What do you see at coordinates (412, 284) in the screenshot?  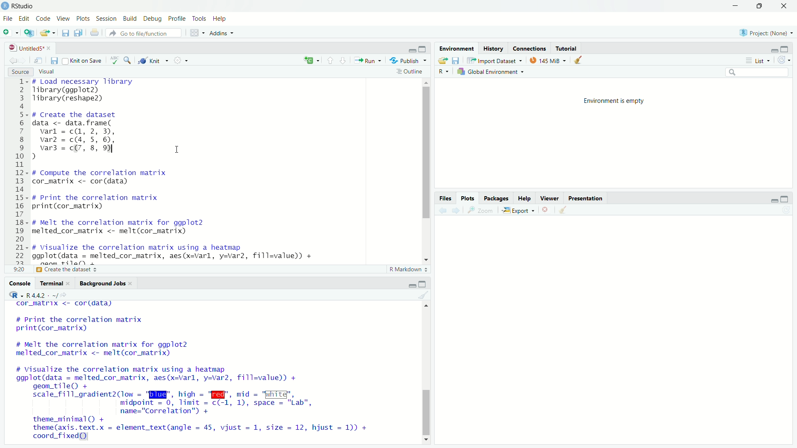 I see `minimize` at bounding box center [412, 284].